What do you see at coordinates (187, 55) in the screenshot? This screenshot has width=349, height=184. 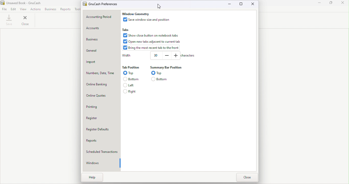 I see `Characters` at bounding box center [187, 55].